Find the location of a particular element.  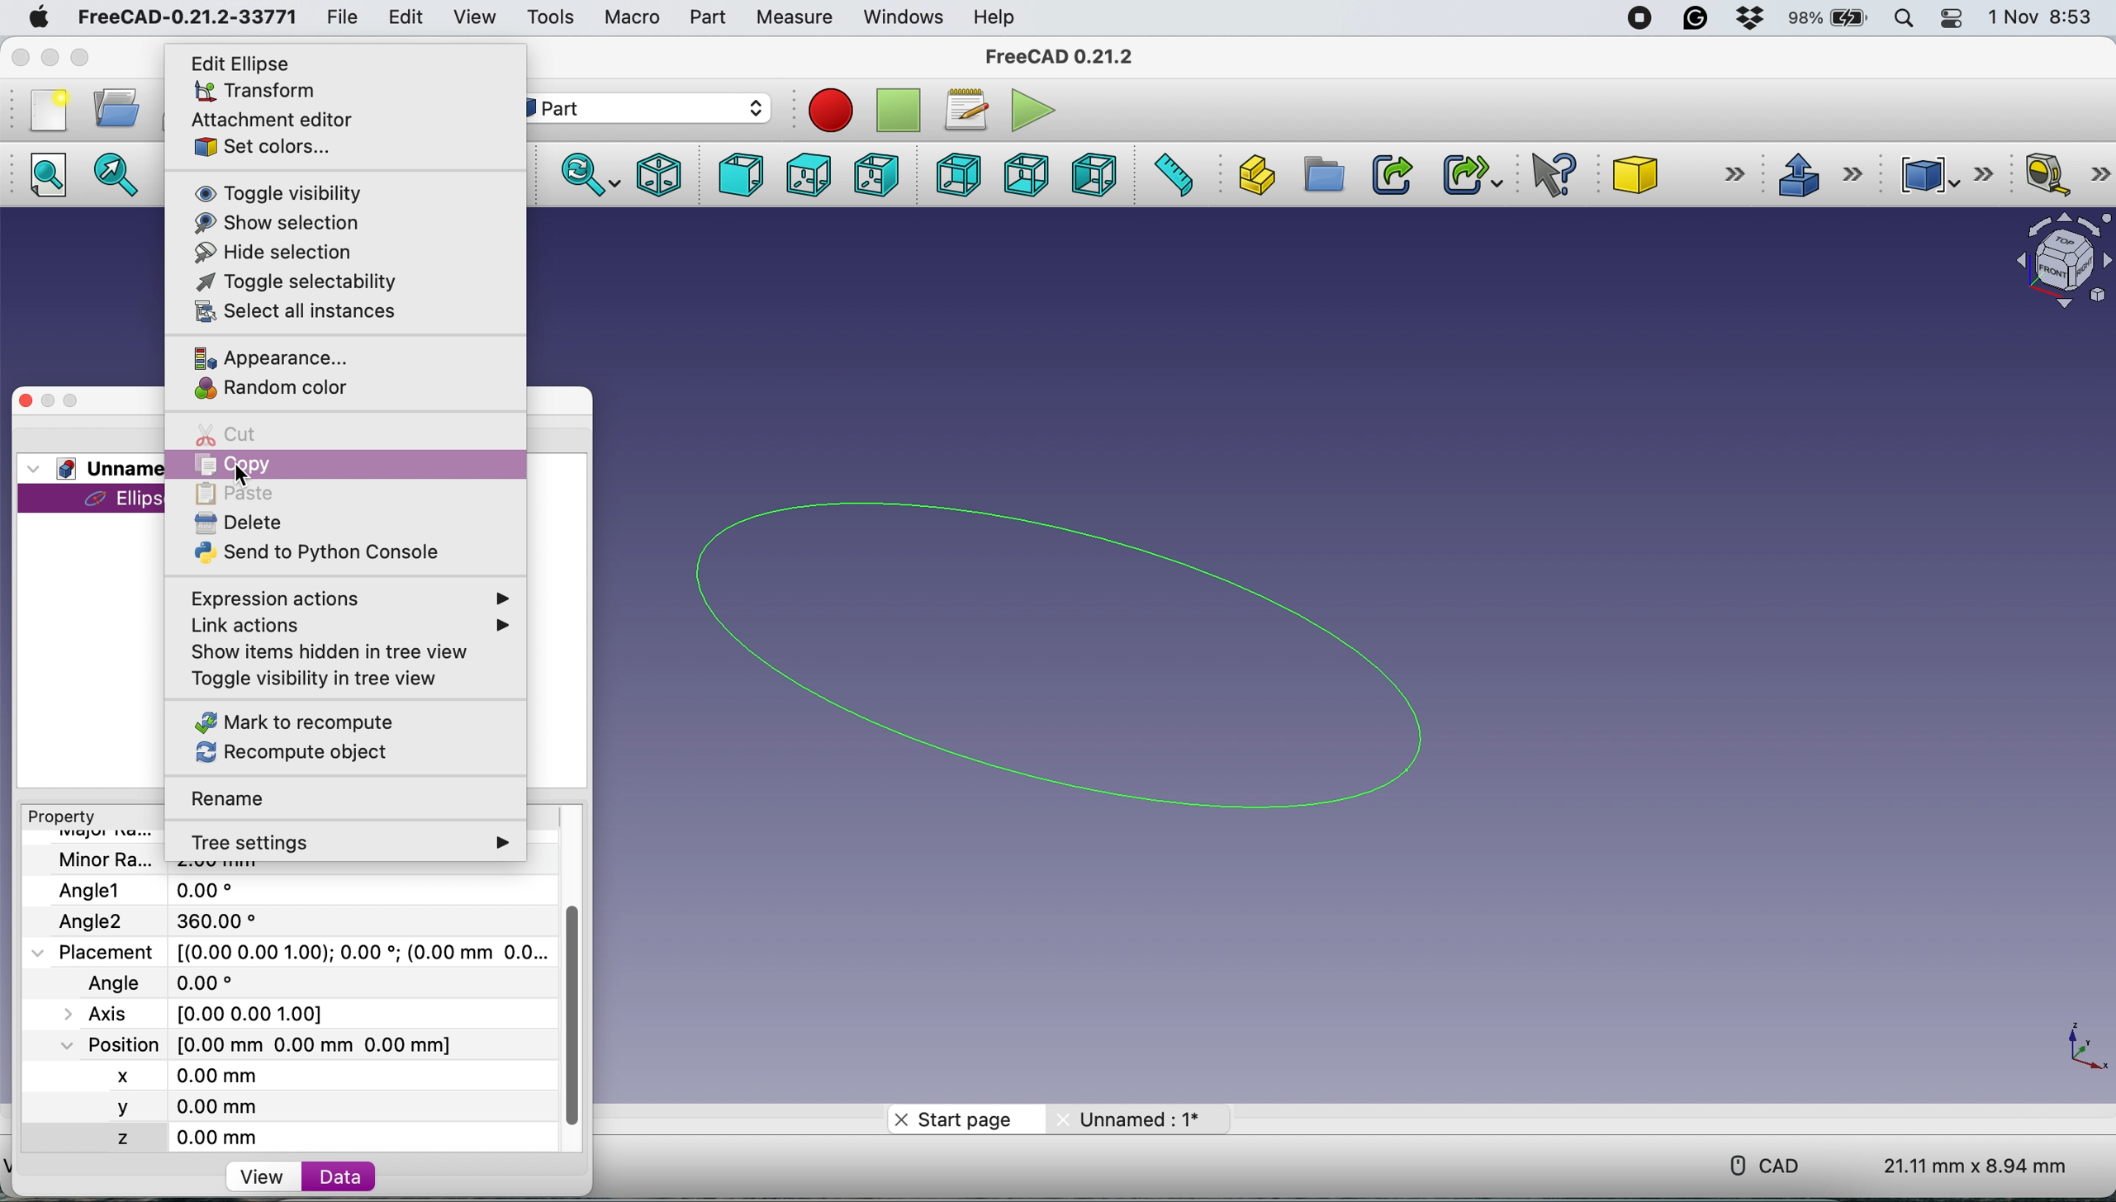

create group is located at coordinates (1324, 178).